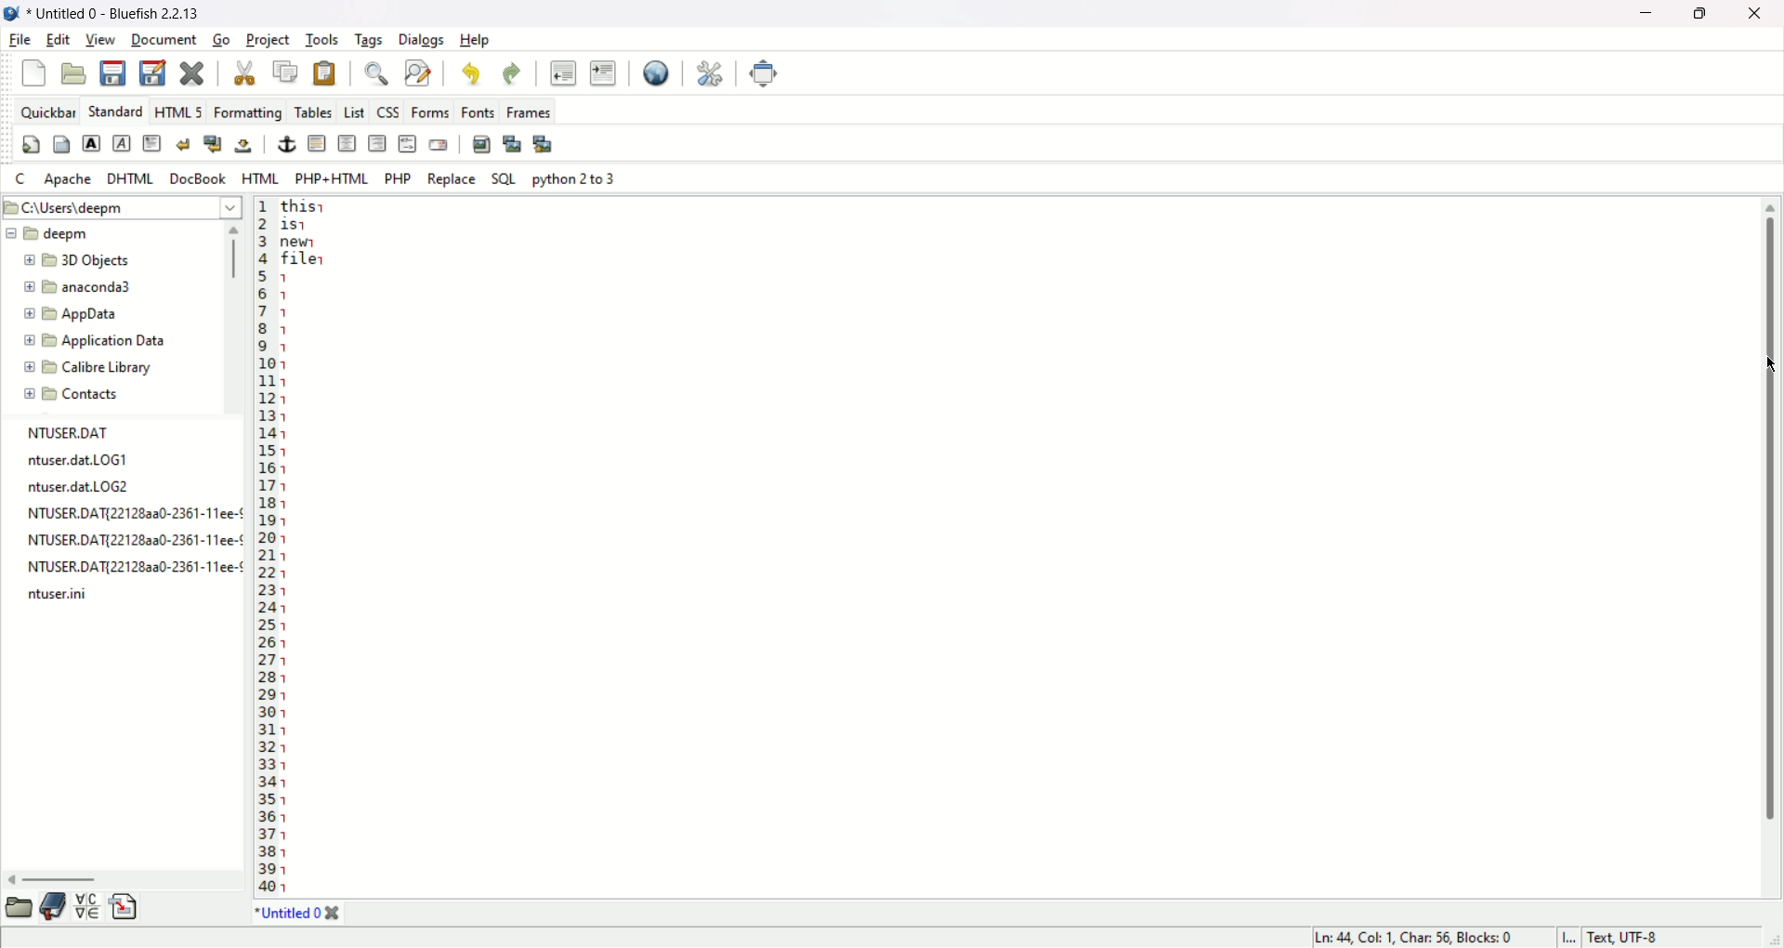  Describe the element at coordinates (54, 905) in the screenshot. I see `bookmarks` at that location.